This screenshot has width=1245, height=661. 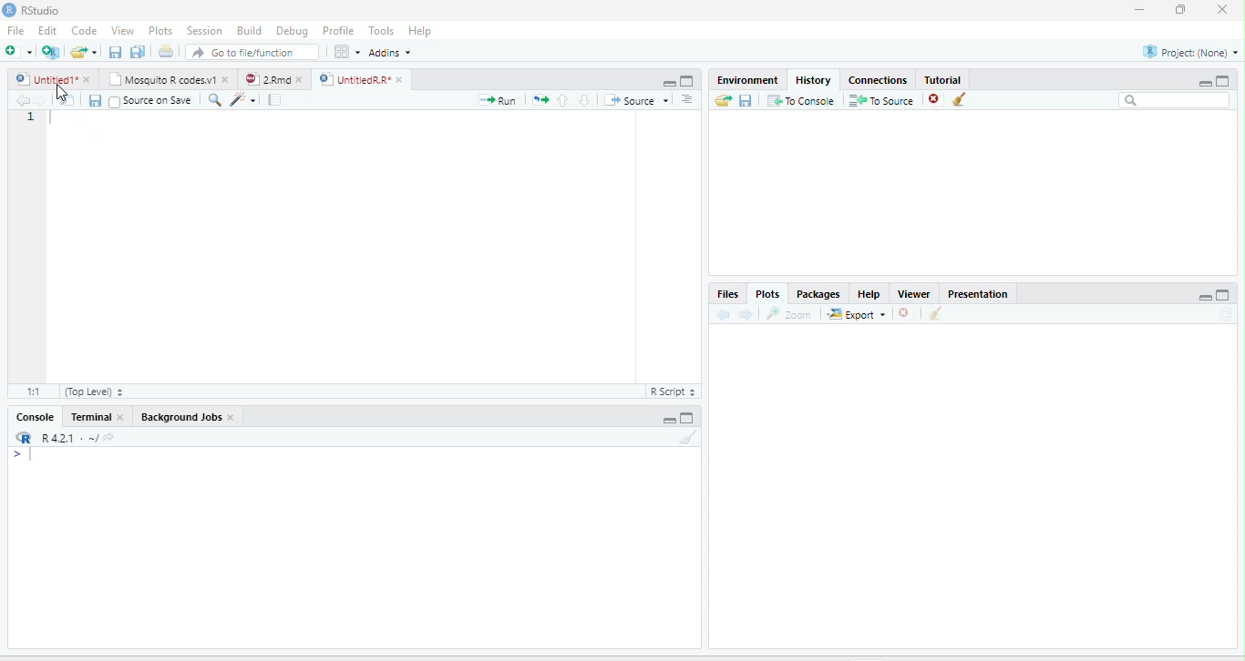 What do you see at coordinates (138, 51) in the screenshot?
I see `Save all open documents` at bounding box center [138, 51].